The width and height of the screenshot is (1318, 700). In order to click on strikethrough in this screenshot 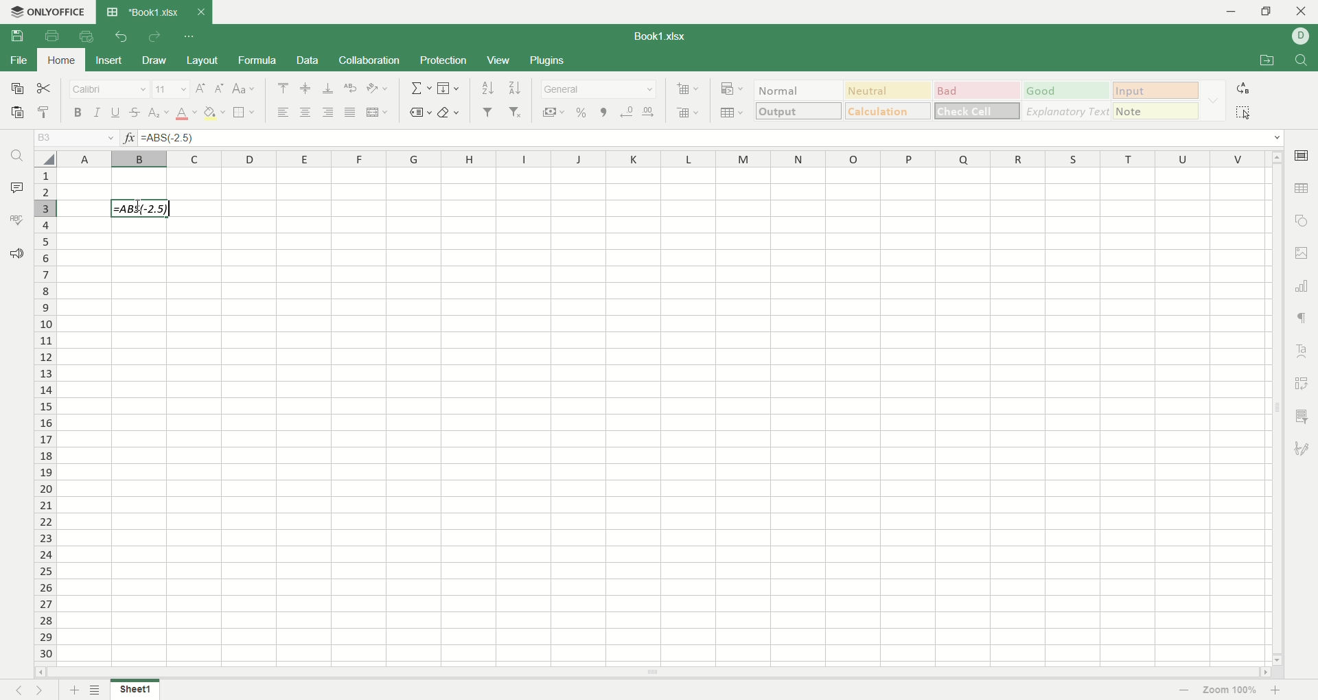, I will do `click(136, 111)`.